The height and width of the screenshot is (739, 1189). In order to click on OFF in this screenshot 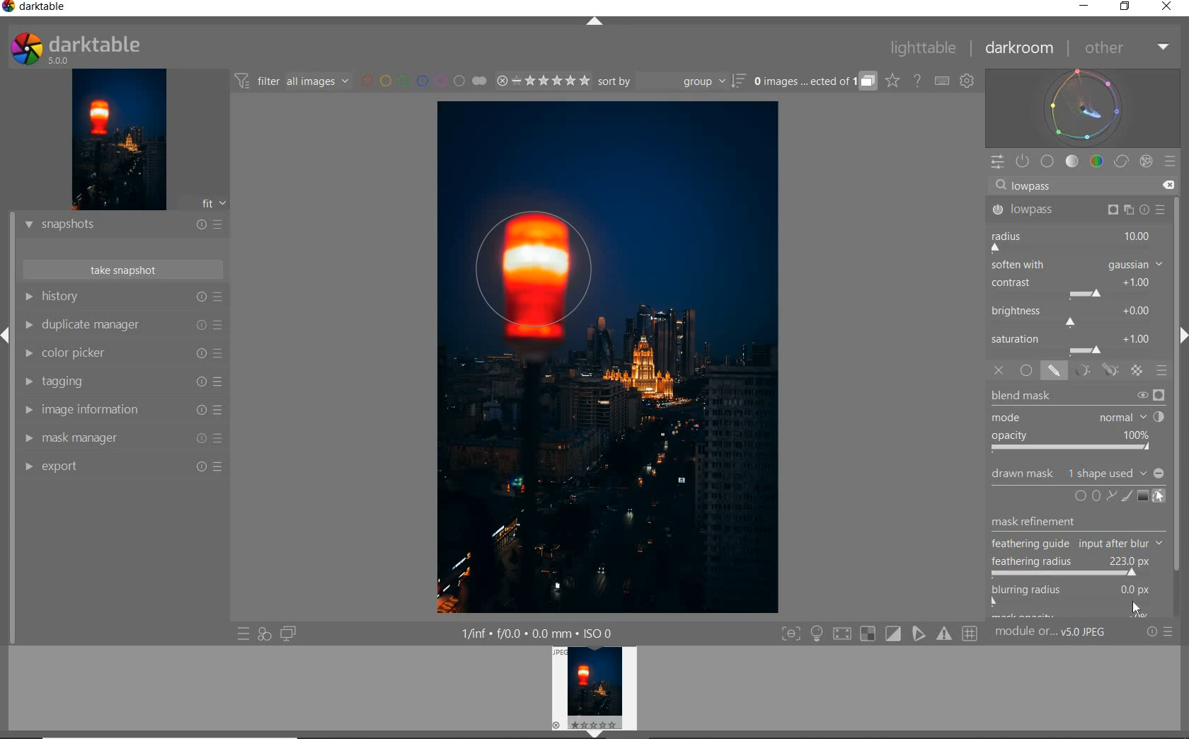, I will do `click(999, 371)`.